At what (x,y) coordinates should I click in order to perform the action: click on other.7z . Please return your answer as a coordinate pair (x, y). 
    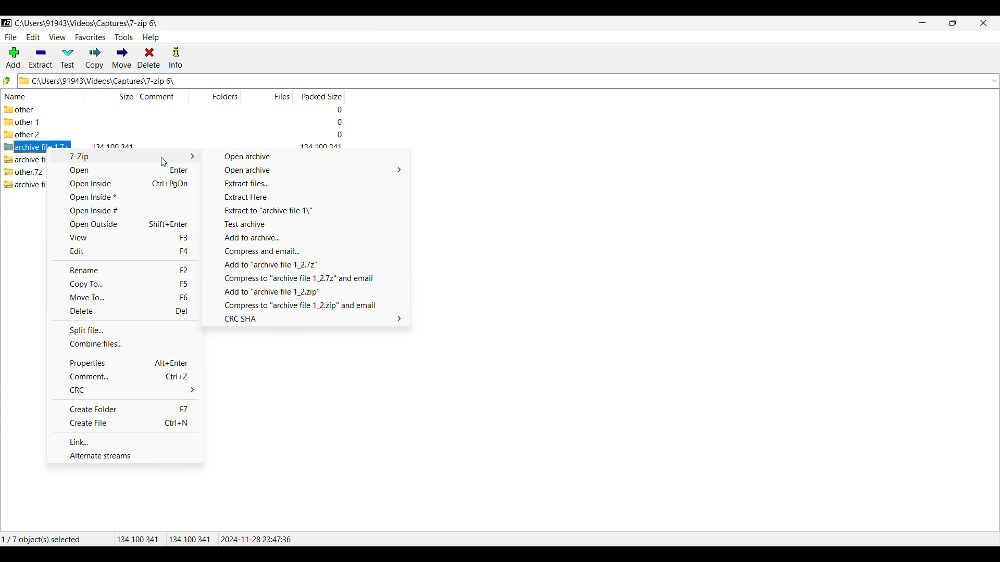
    Looking at the image, I should click on (24, 172).